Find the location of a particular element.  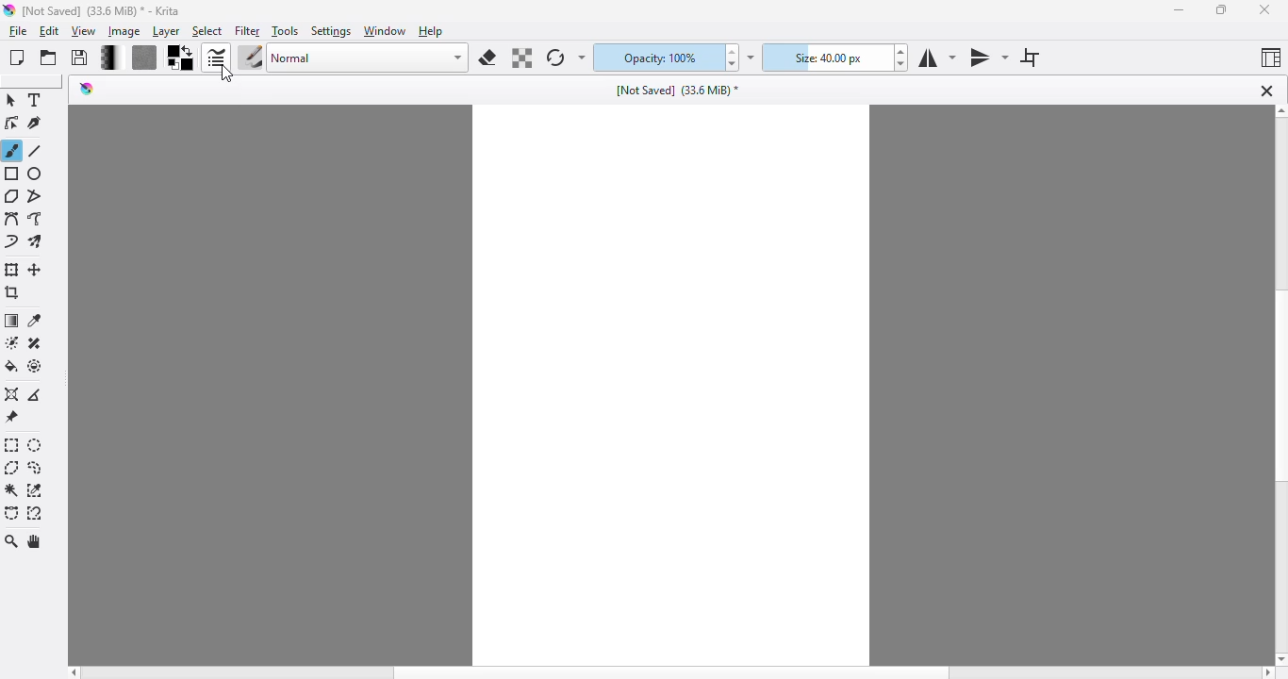

edit is located at coordinates (51, 31).